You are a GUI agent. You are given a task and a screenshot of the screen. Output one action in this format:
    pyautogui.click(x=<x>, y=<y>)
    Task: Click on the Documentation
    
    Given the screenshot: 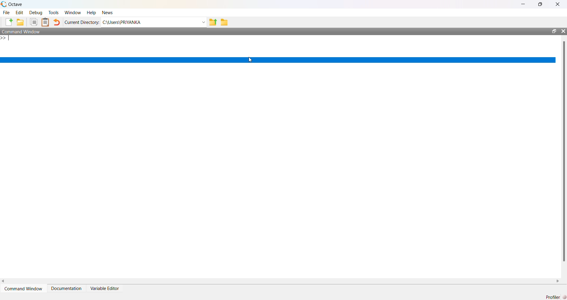 What is the action you would take?
    pyautogui.click(x=66, y=289)
    